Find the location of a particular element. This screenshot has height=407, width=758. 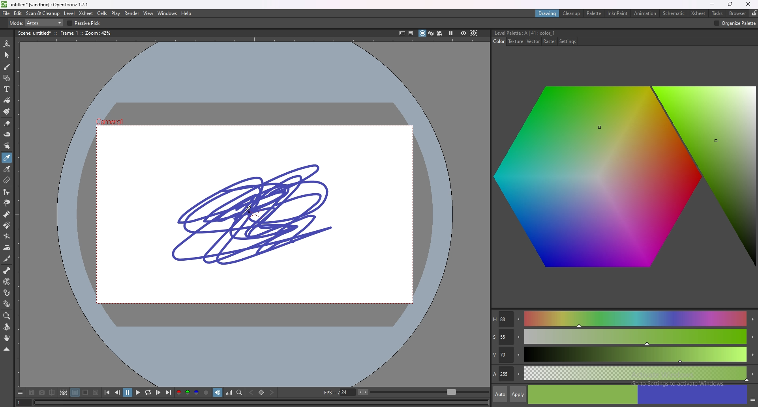

pump tool is located at coordinates (8, 215).